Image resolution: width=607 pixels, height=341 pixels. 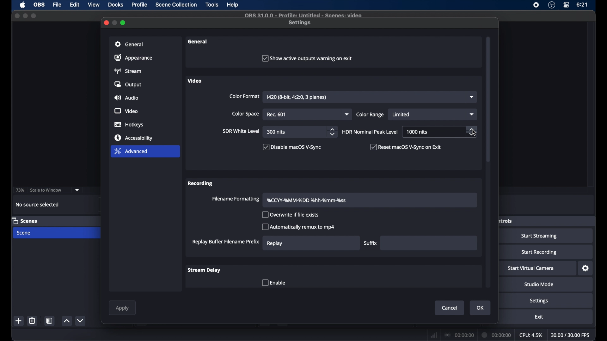 I want to click on dropdown, so click(x=472, y=114).